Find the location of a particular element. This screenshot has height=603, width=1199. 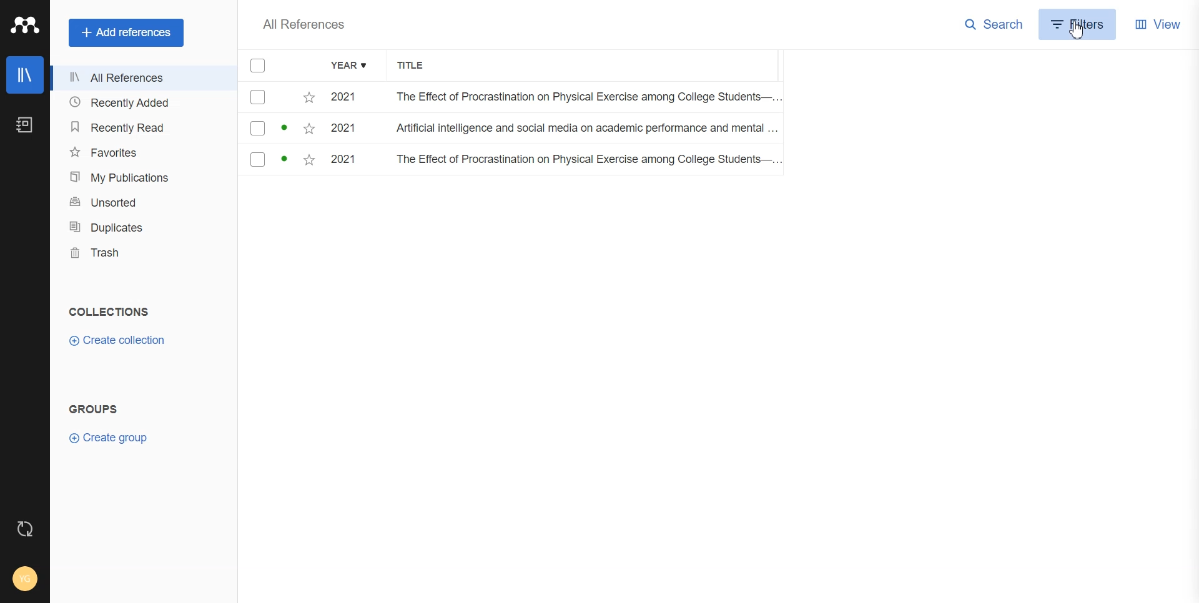

Auto sync is located at coordinates (25, 528).